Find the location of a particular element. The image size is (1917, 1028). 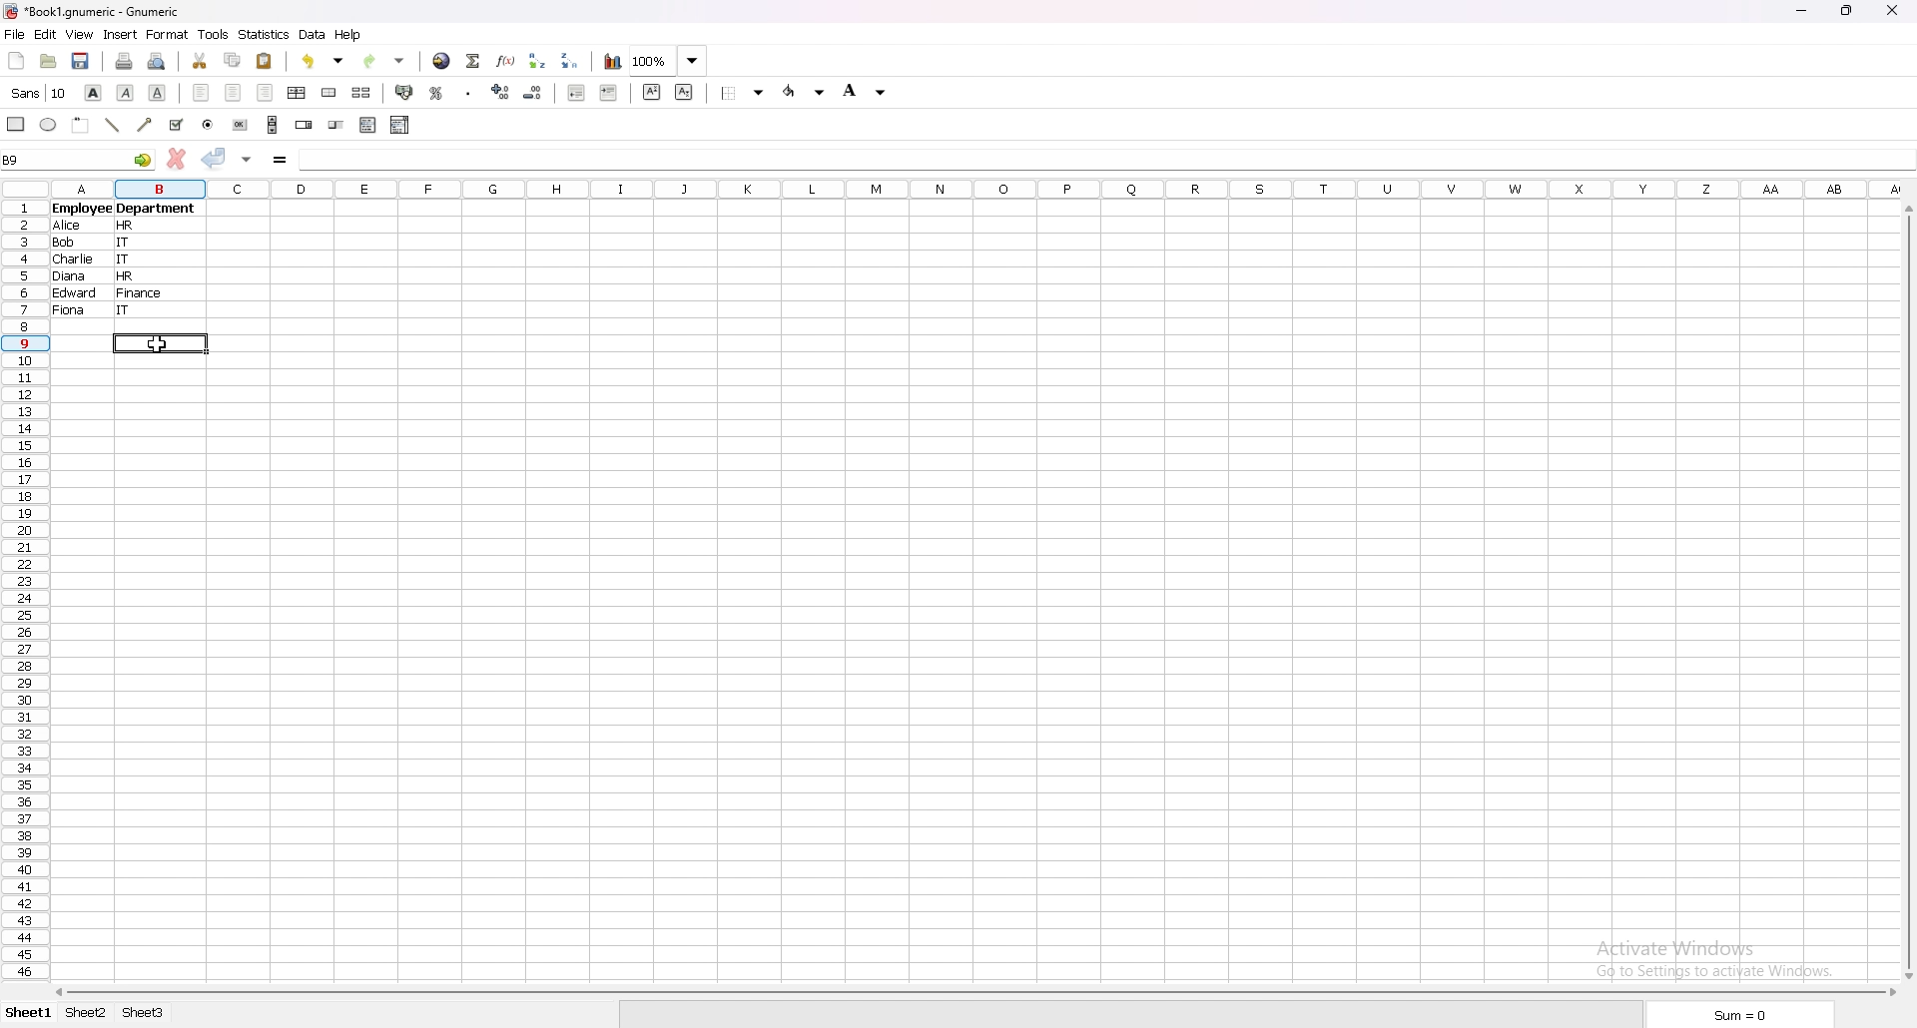

cell input is located at coordinates (1098, 158).